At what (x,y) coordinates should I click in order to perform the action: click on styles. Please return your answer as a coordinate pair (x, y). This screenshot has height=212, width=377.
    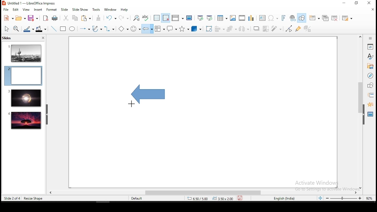
    Looking at the image, I should click on (370, 56).